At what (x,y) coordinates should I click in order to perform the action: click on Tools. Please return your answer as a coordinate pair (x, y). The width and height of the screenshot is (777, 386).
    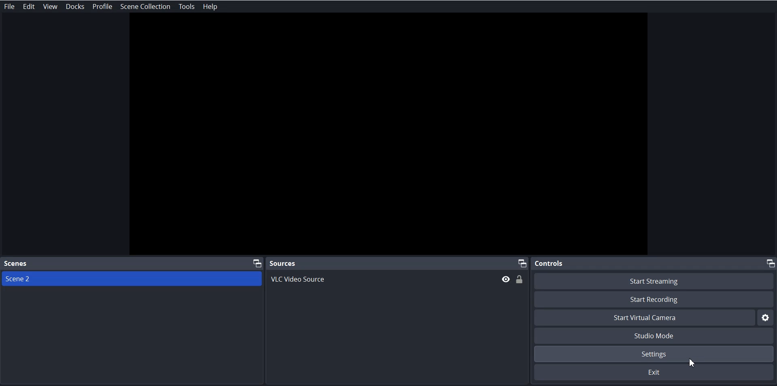
    Looking at the image, I should click on (187, 6).